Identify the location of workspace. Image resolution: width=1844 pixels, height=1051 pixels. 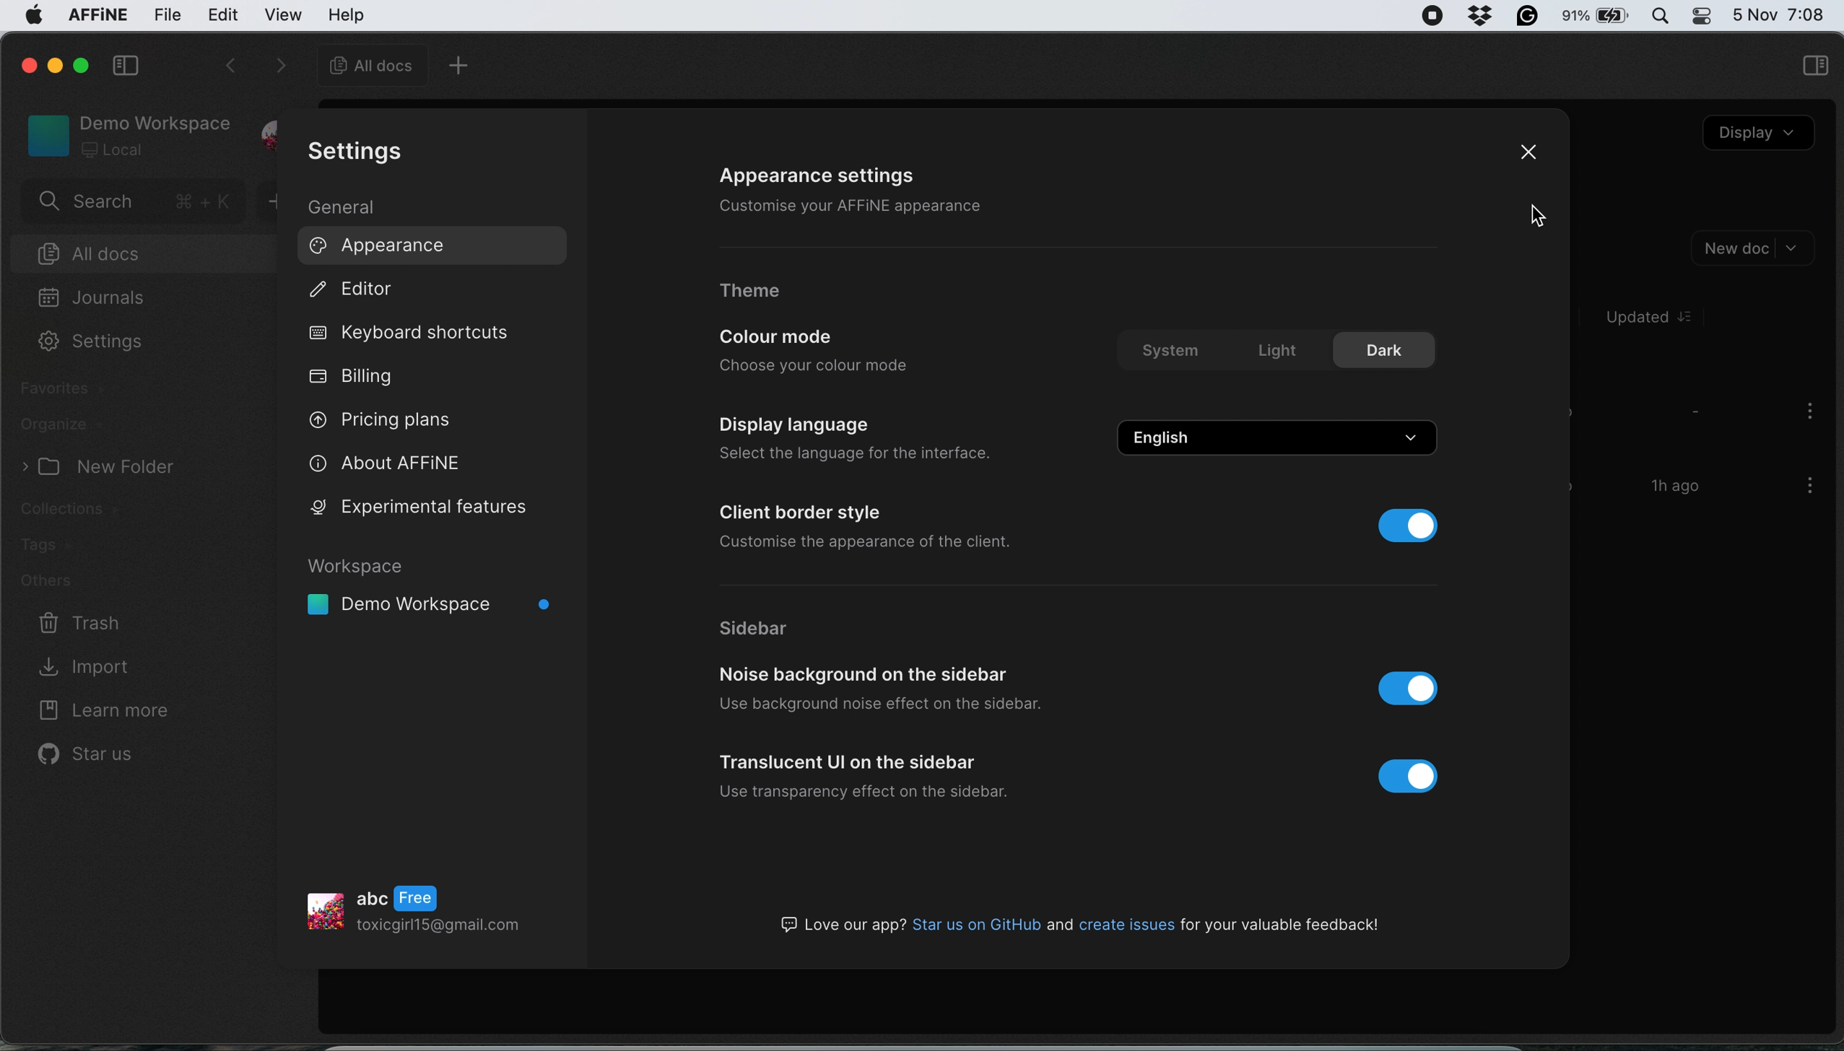
(127, 136).